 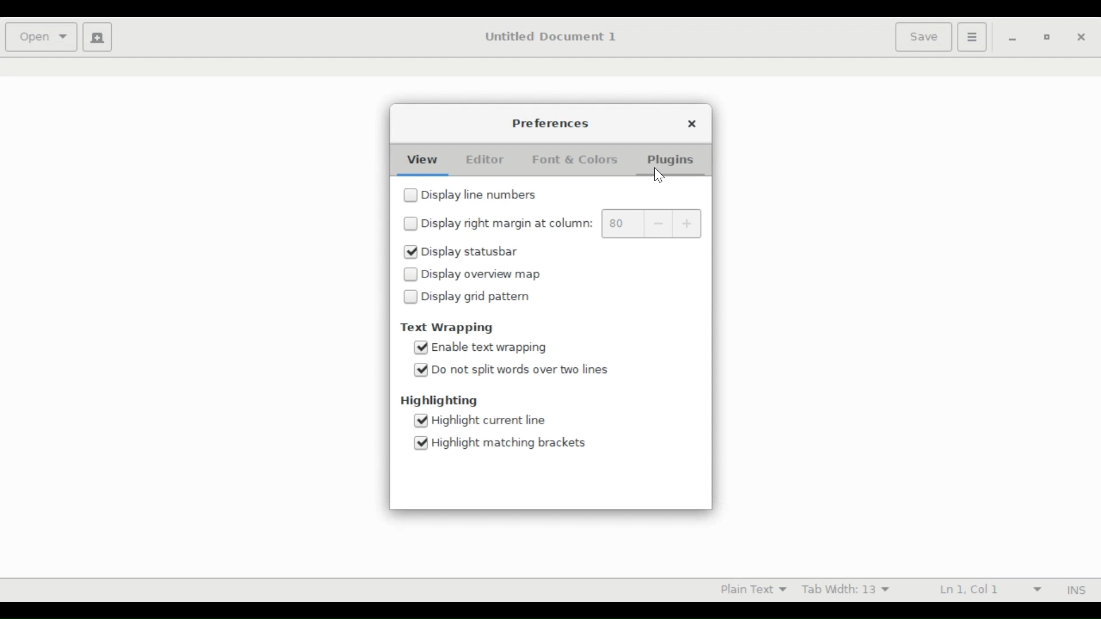 I want to click on (un)check Display status bar, so click(x=471, y=252).